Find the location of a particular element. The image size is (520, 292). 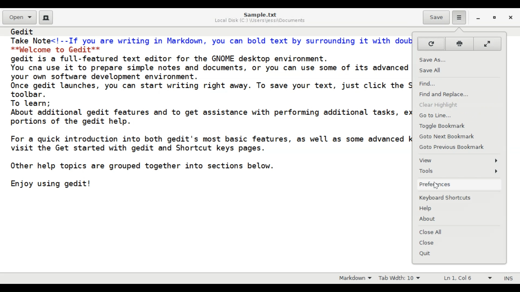

Cursor is located at coordinates (436, 185).